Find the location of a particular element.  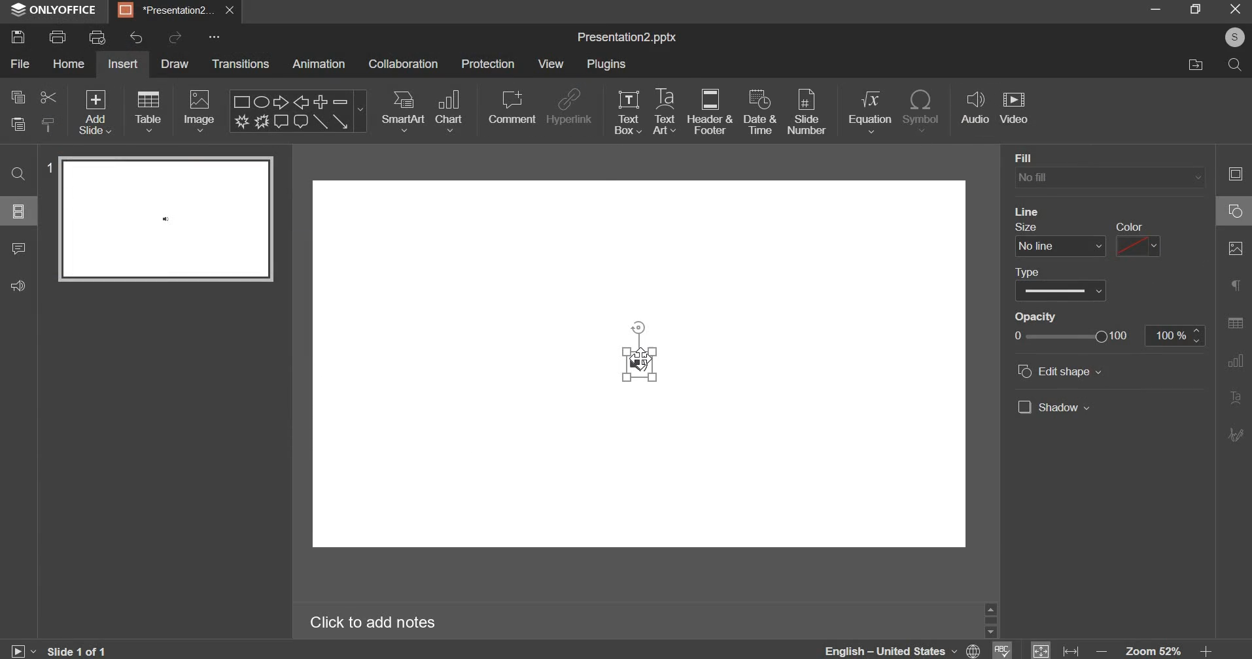

insert image is located at coordinates (200, 112).